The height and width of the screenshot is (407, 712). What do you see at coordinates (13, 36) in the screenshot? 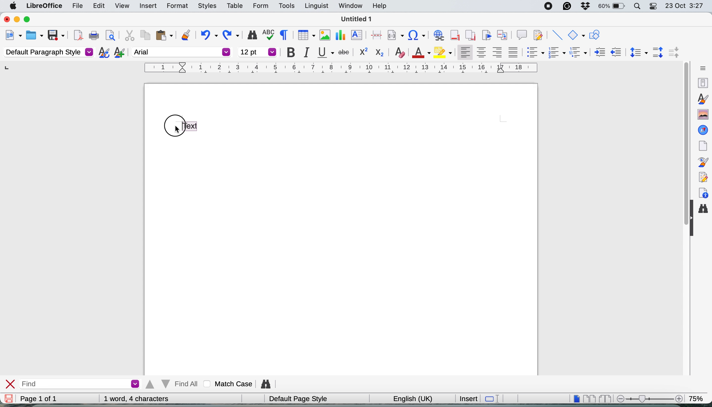
I see `new` at bounding box center [13, 36].